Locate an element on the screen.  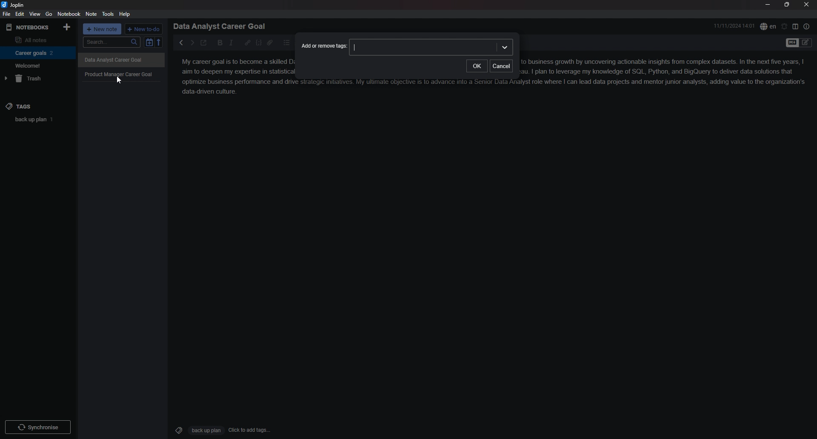
input box is located at coordinates (432, 47).